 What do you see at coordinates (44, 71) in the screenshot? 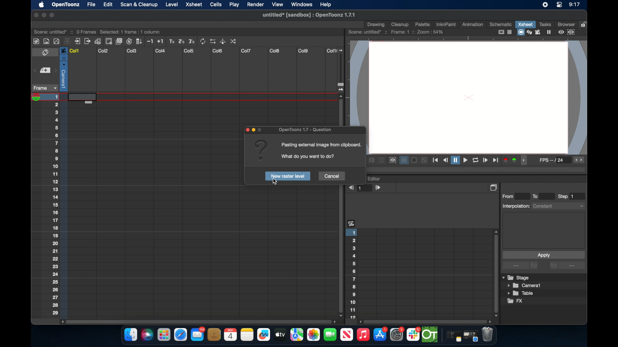
I see `set` at bounding box center [44, 71].